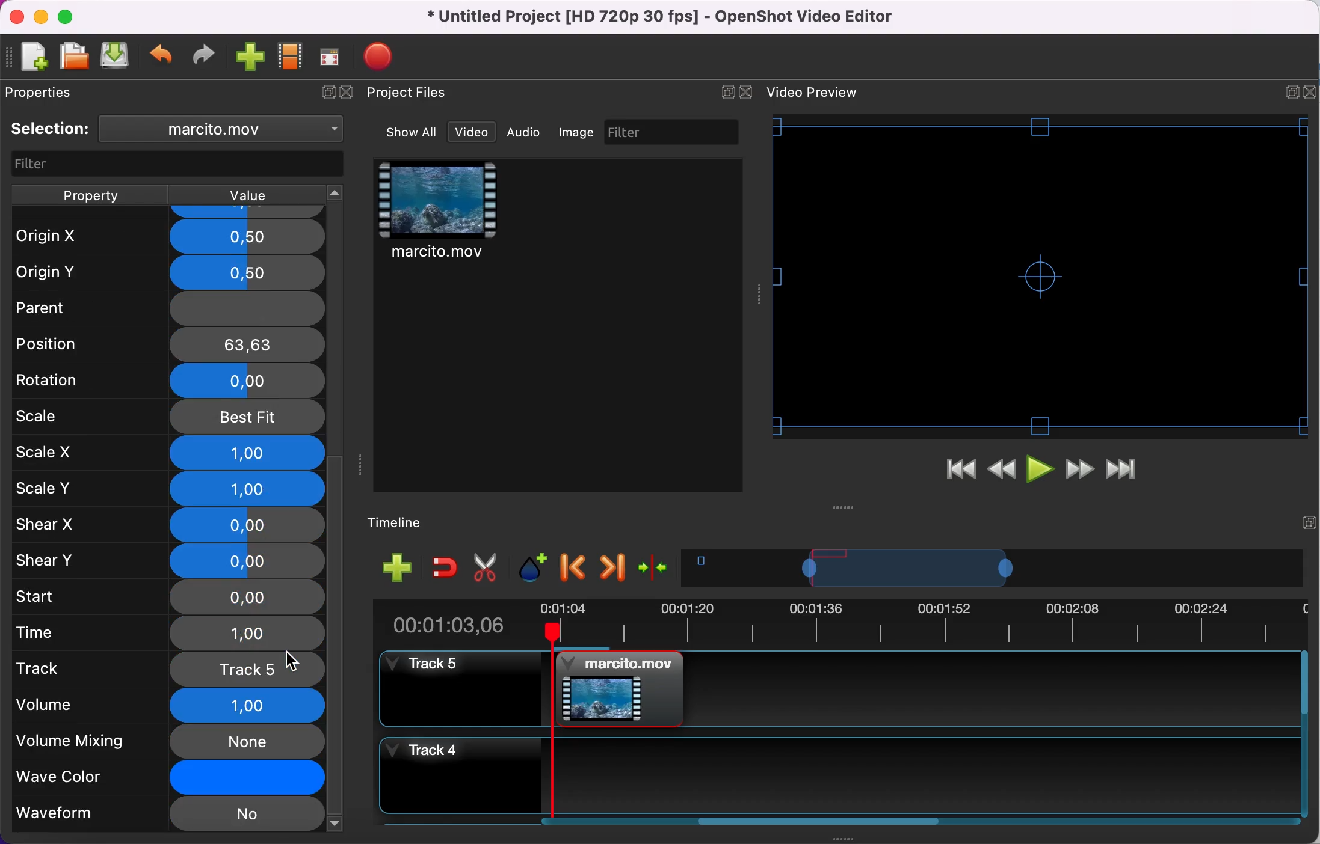  Describe the element at coordinates (171, 343) in the screenshot. I see `position 63, 63` at that location.